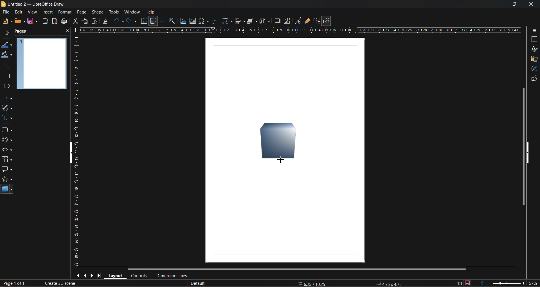 This screenshot has height=287, width=540. Describe the element at coordinates (535, 69) in the screenshot. I see `navigator` at that location.